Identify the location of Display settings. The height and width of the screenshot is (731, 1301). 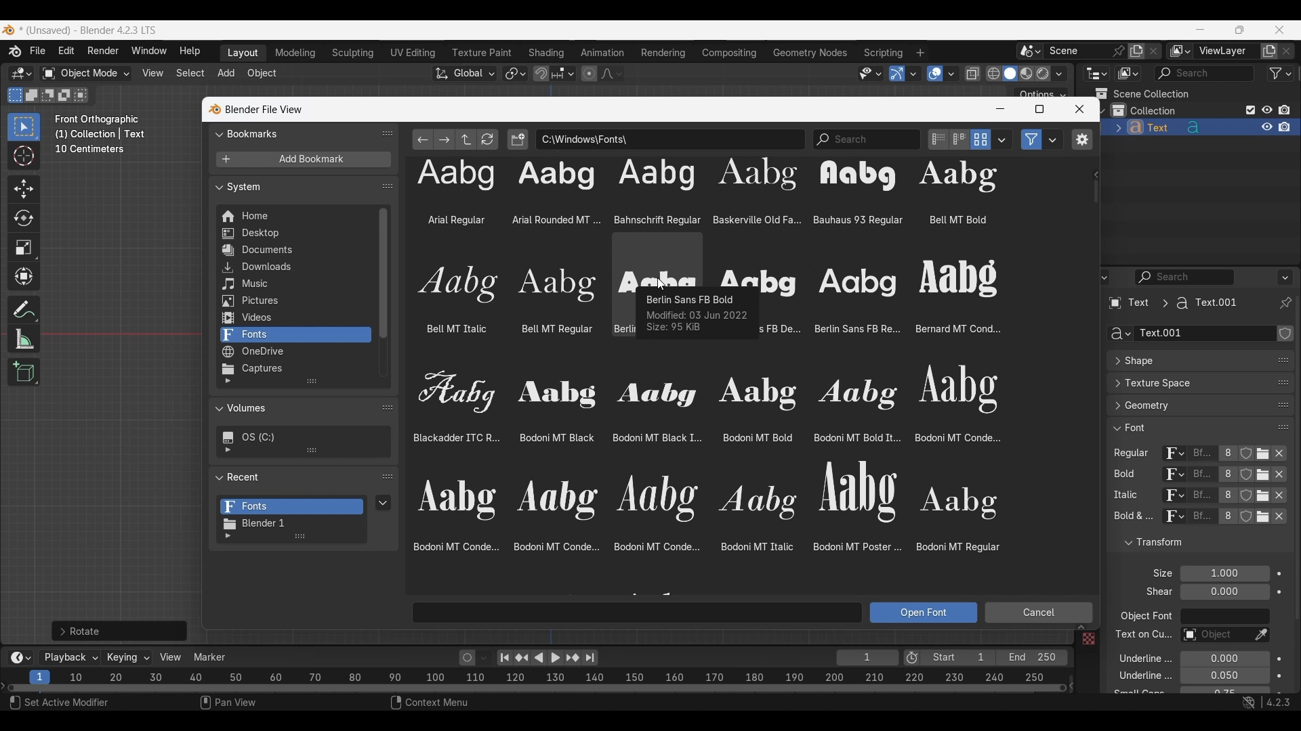
(1002, 139).